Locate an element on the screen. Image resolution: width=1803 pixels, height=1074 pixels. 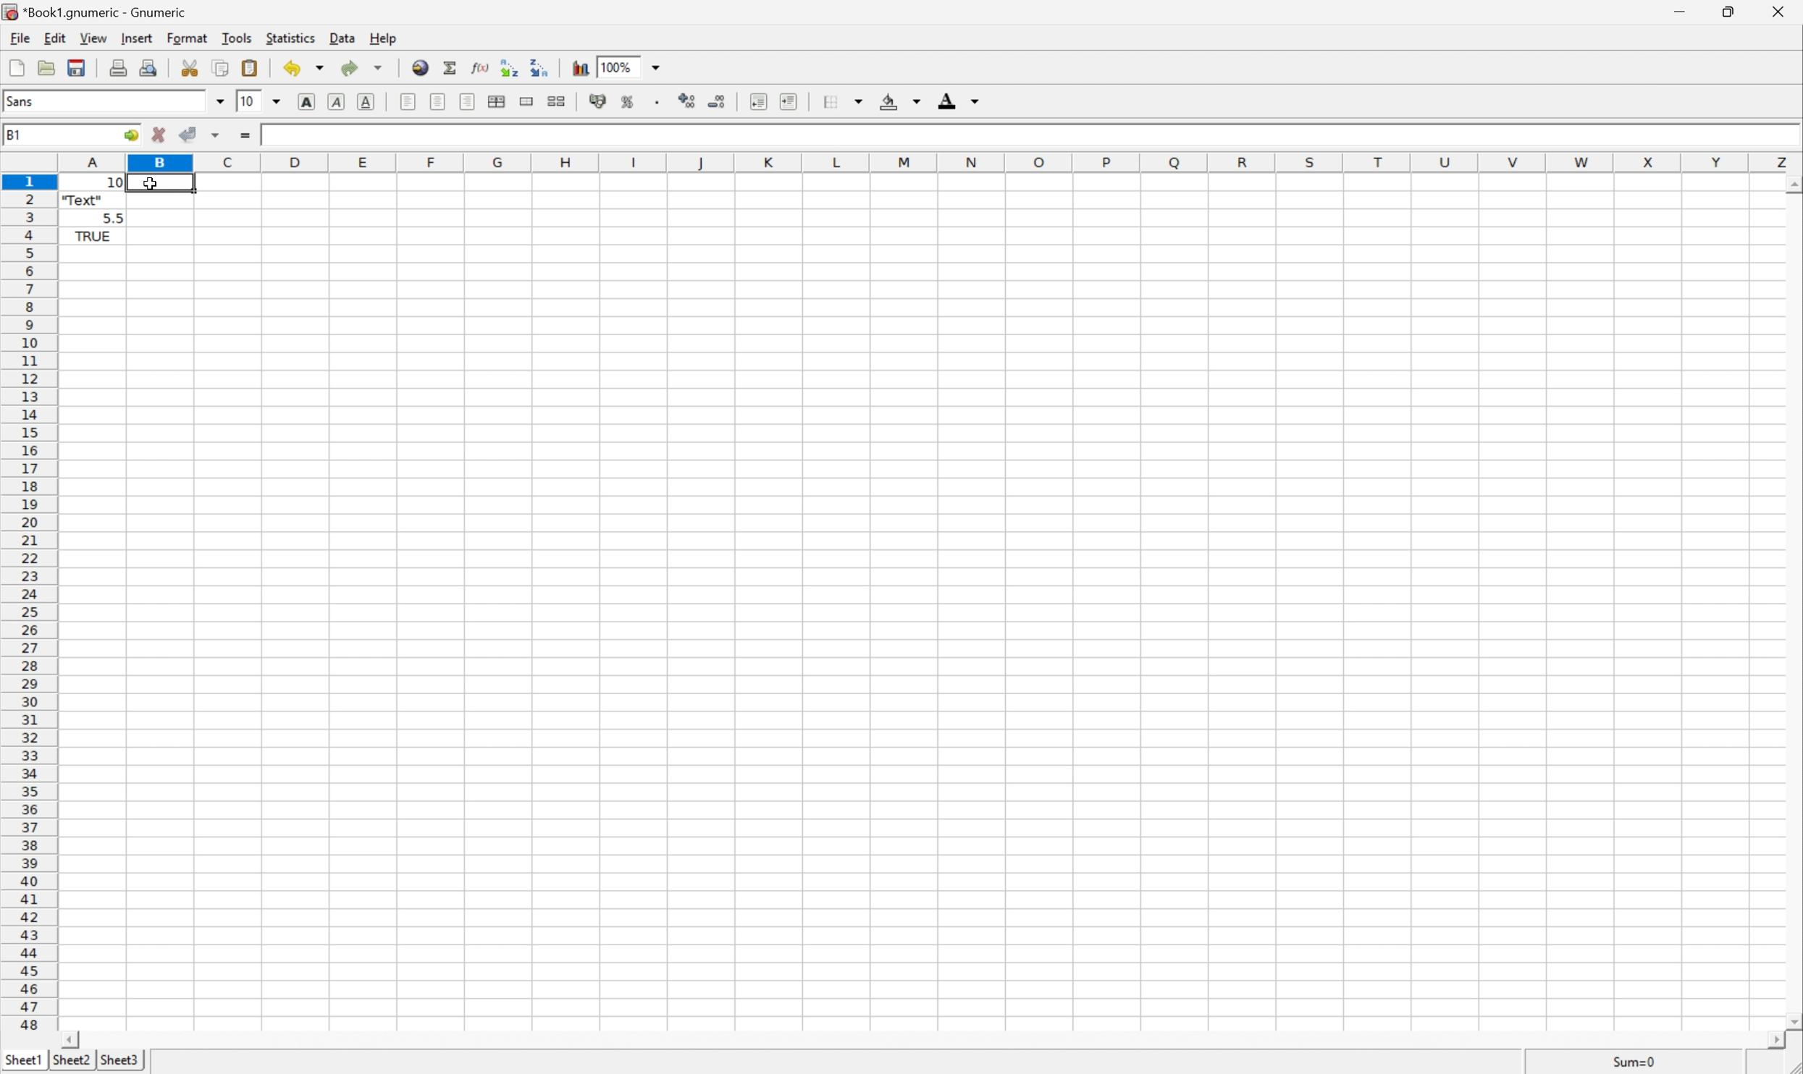
Sheet3 is located at coordinates (123, 1060).